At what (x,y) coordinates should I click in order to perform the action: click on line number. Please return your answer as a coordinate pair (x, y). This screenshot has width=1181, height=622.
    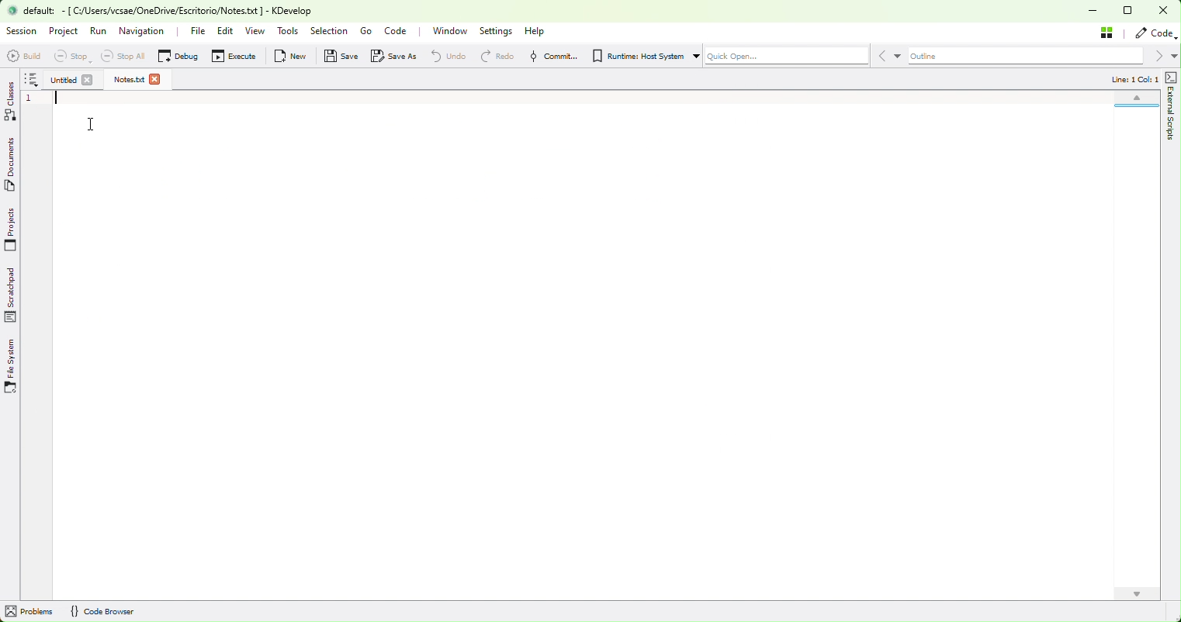
    Looking at the image, I should click on (32, 100).